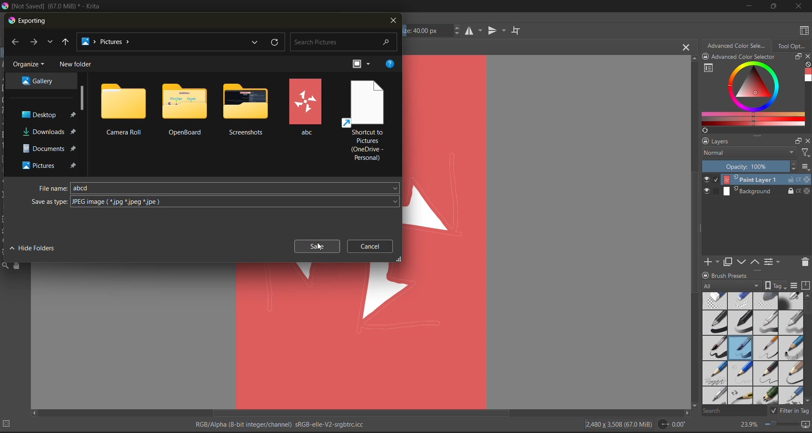 This screenshot has height=433, width=812. What do you see at coordinates (38, 81) in the screenshot?
I see `file destination` at bounding box center [38, 81].